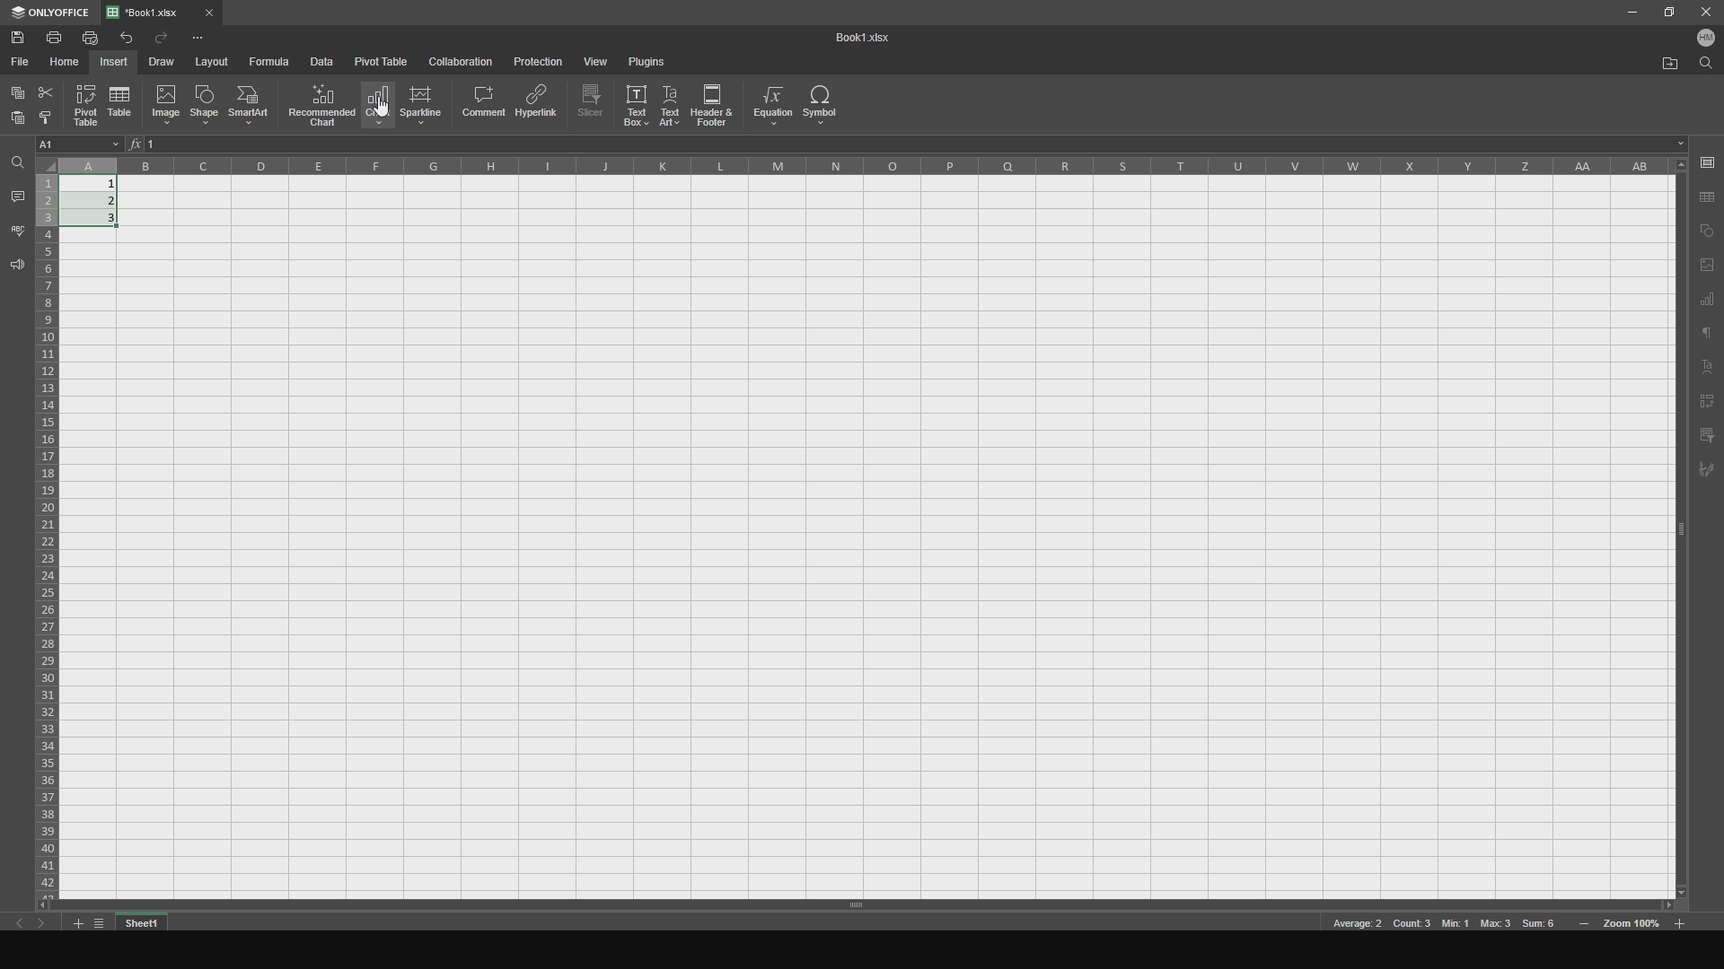 The width and height of the screenshot is (1724, 969). What do you see at coordinates (670, 108) in the screenshot?
I see `text art` at bounding box center [670, 108].